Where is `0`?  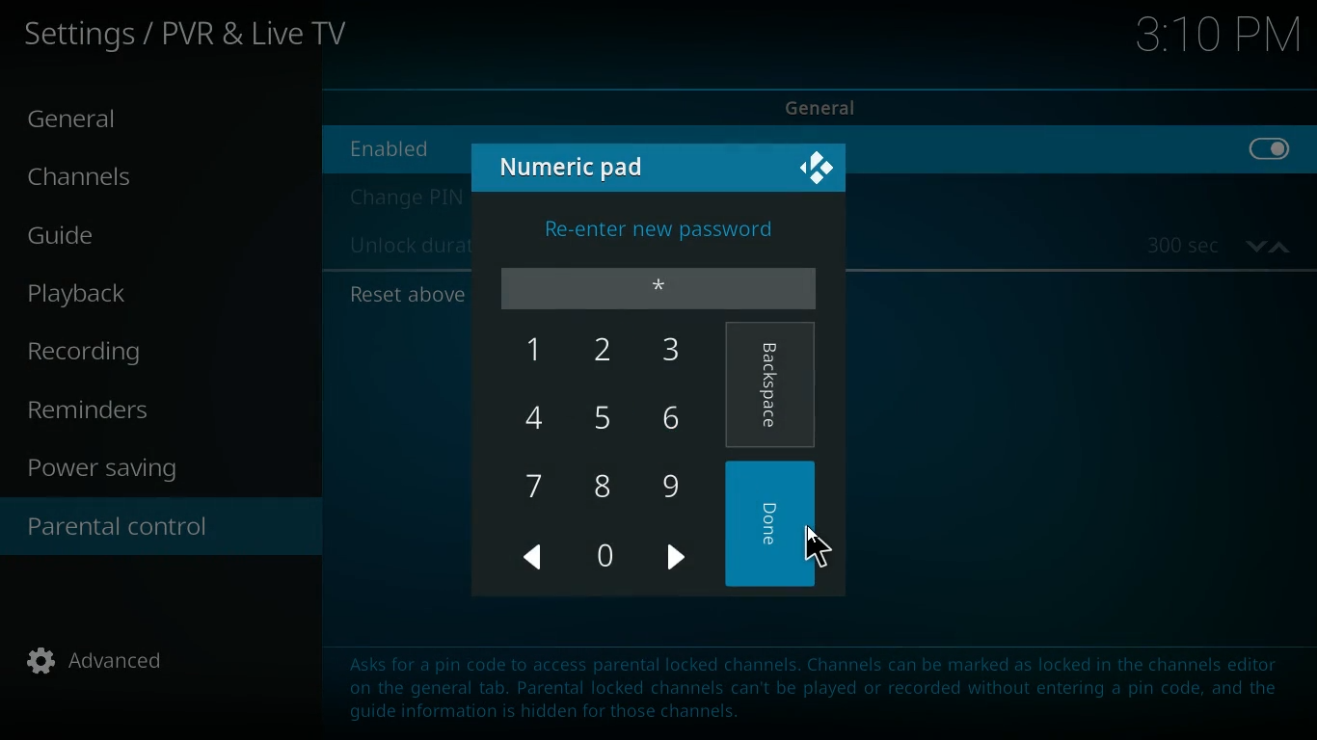
0 is located at coordinates (605, 557).